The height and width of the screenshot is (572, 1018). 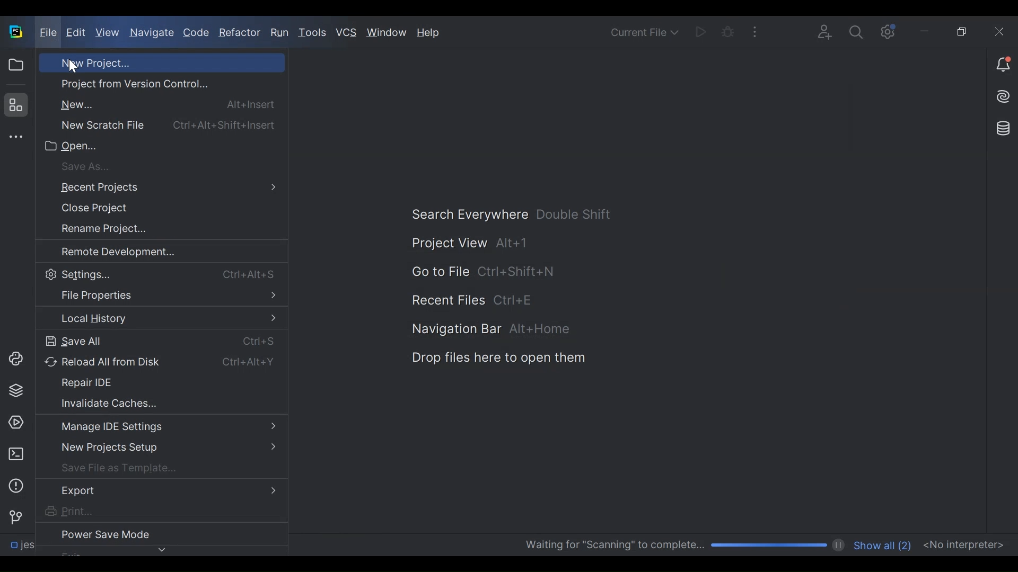 What do you see at coordinates (145, 511) in the screenshot?
I see `Print` at bounding box center [145, 511].